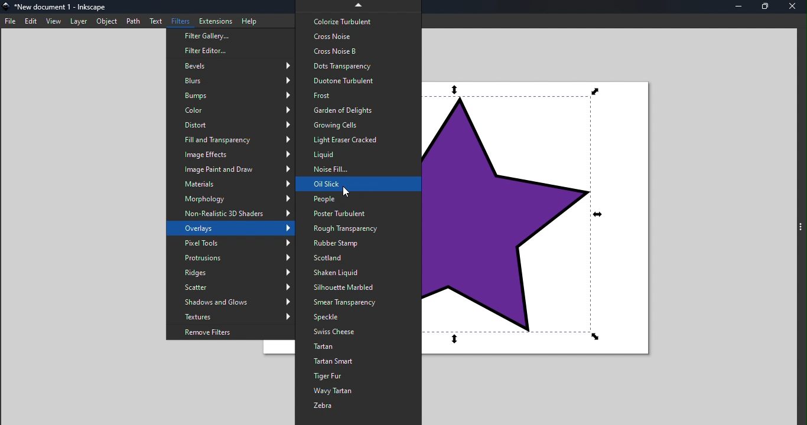  Describe the element at coordinates (356, 19) in the screenshot. I see `Colorize turbulent` at that location.